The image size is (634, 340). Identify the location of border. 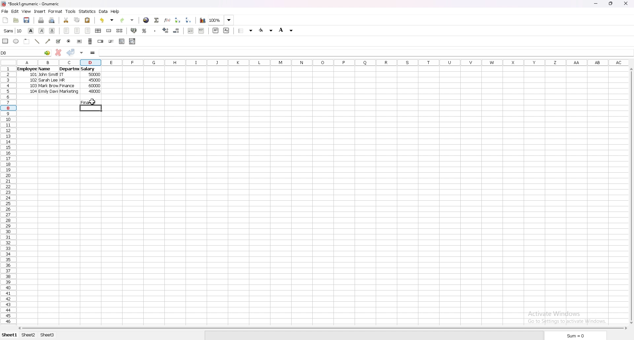
(246, 31).